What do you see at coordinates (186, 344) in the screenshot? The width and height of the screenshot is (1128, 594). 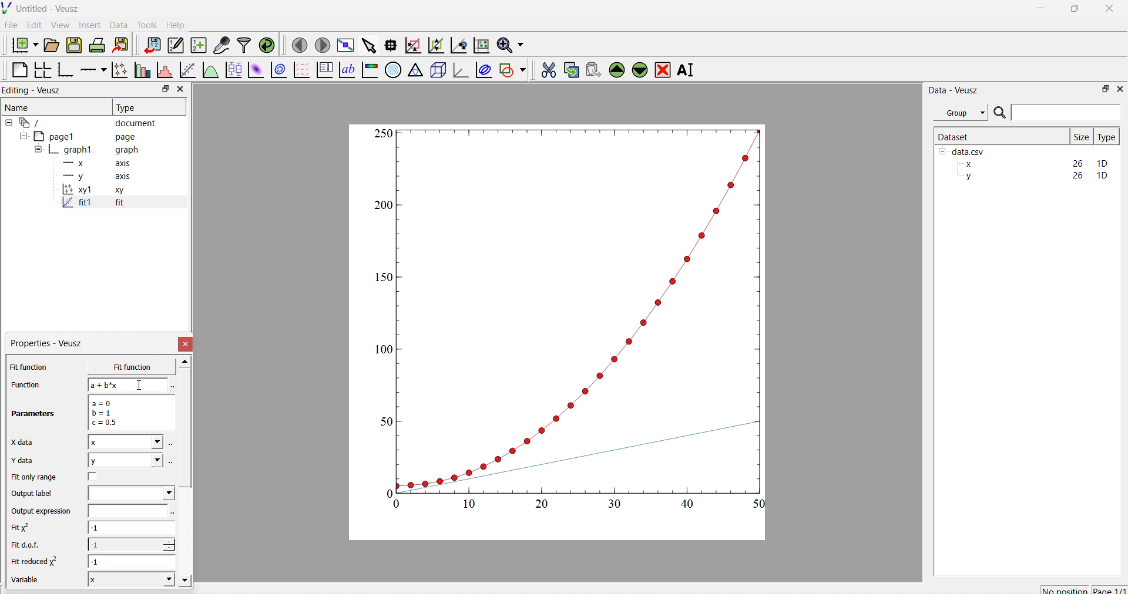 I see `Close` at bounding box center [186, 344].